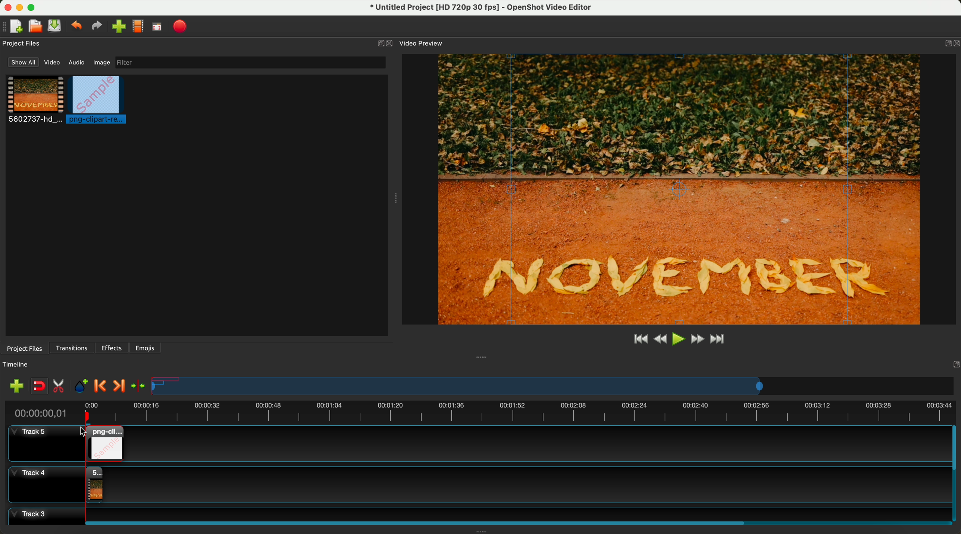  What do you see at coordinates (157, 28) in the screenshot?
I see `full screen` at bounding box center [157, 28].